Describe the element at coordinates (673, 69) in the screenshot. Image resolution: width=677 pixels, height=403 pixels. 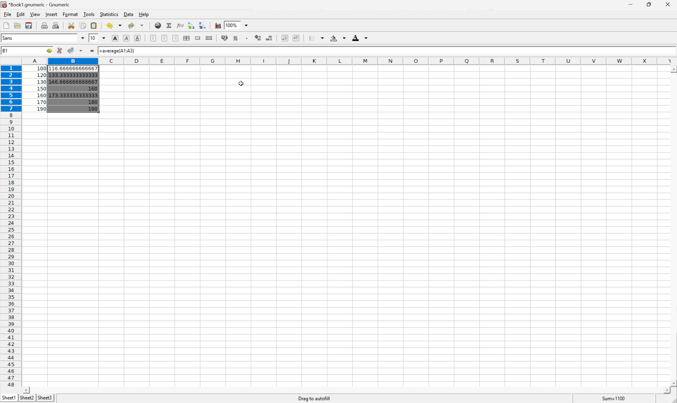
I see `Scroll Up` at that location.